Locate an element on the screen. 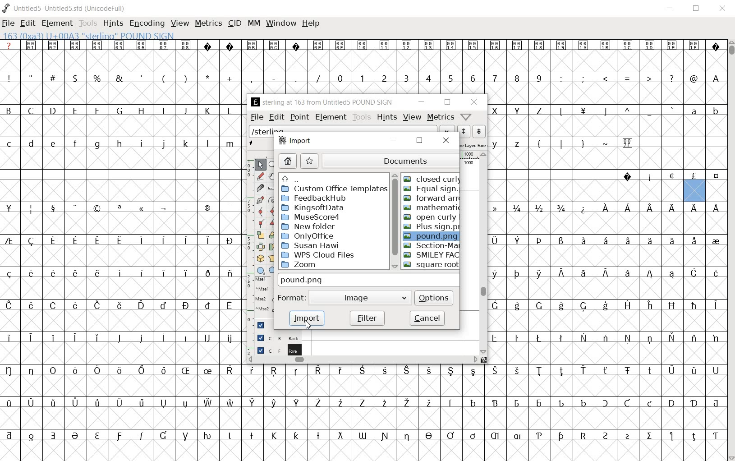  % is located at coordinates (98, 78).